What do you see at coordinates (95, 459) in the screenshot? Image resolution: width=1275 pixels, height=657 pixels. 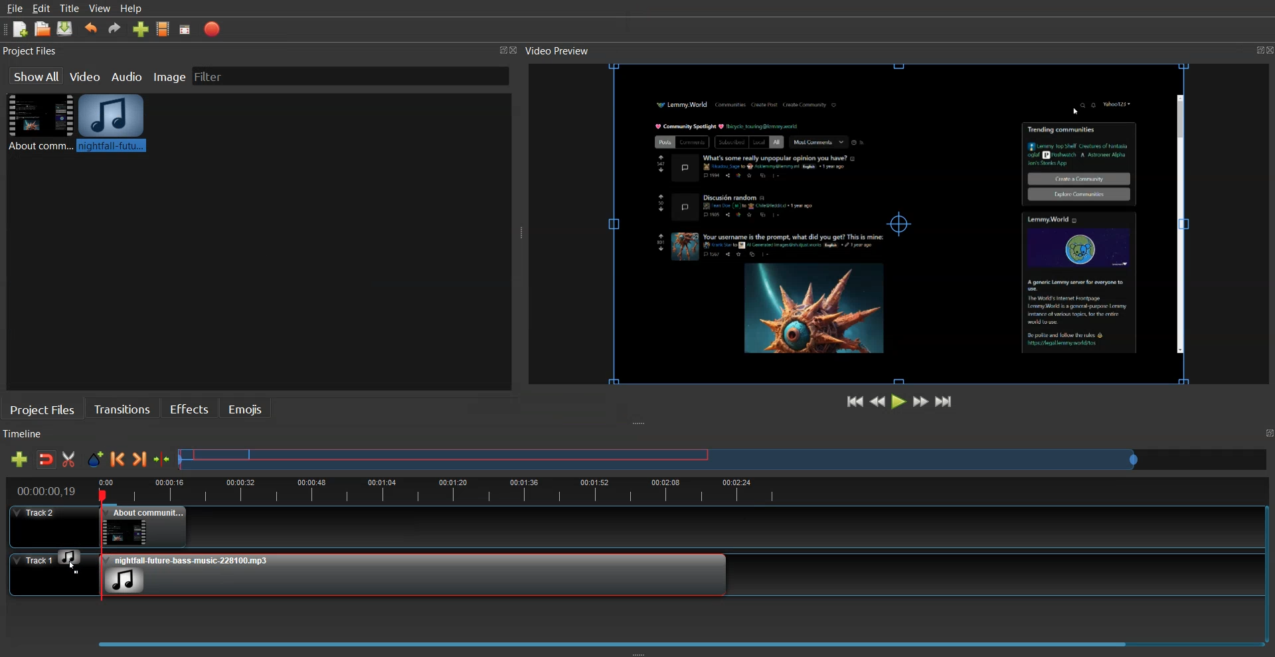 I see `Add Marker` at bounding box center [95, 459].